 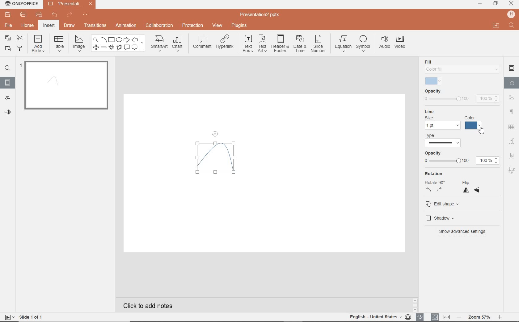 I want to click on VIDEO, so click(x=403, y=43).